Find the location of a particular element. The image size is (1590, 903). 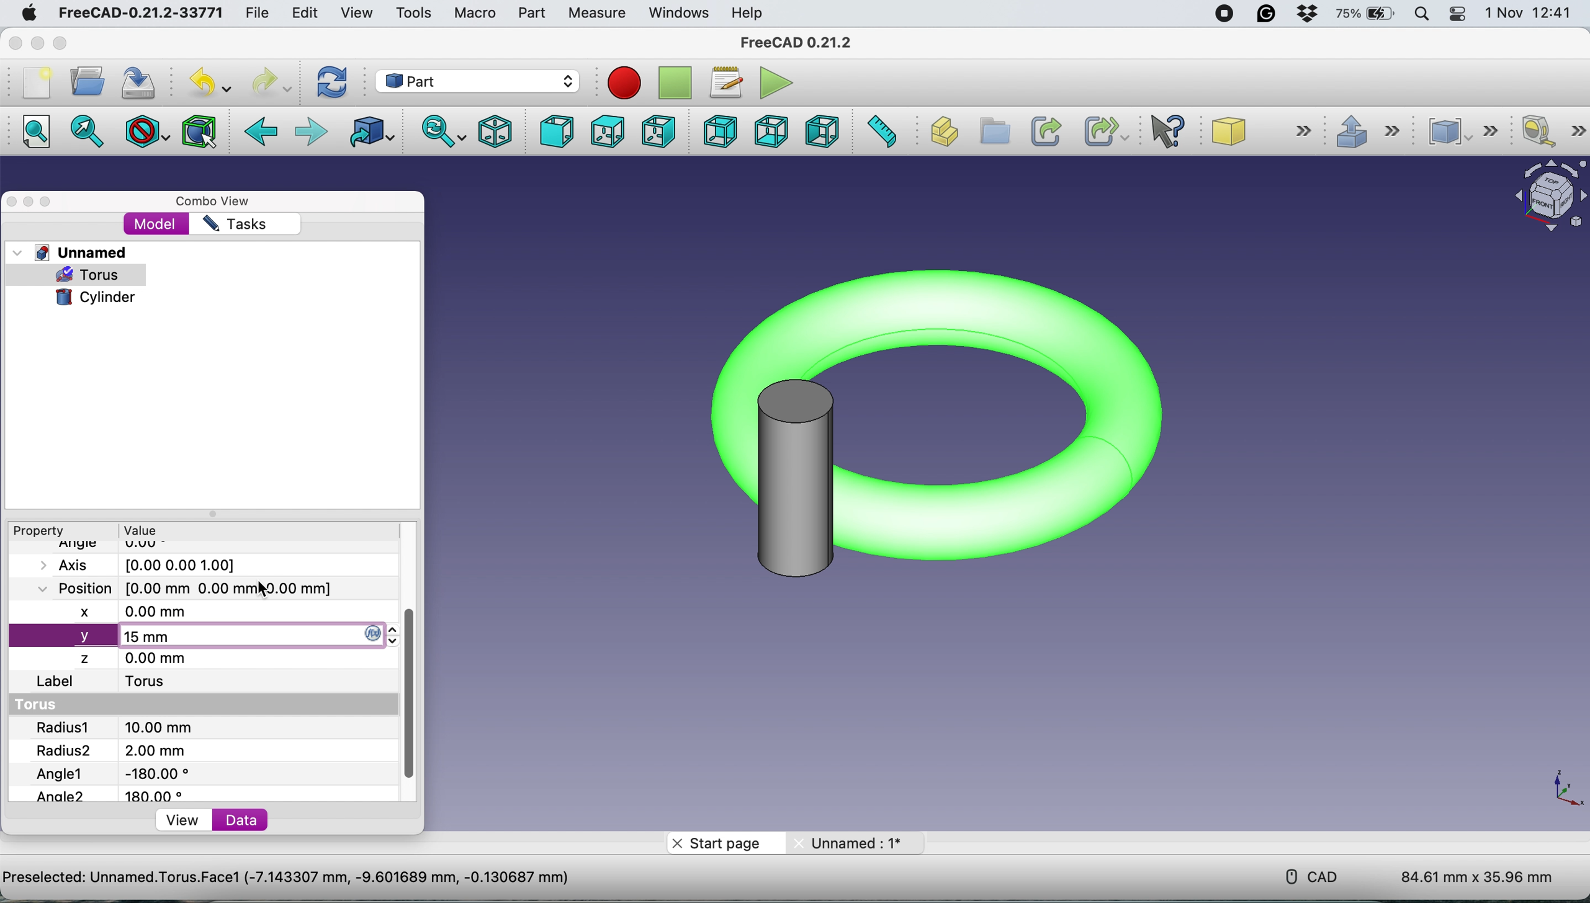

grammarly is located at coordinates (1269, 16).